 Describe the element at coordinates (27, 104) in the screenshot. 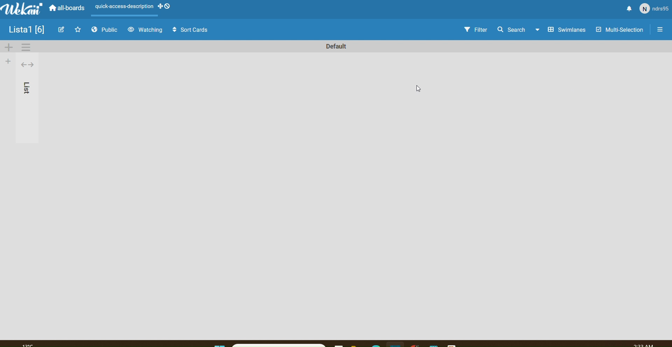

I see `list` at that location.